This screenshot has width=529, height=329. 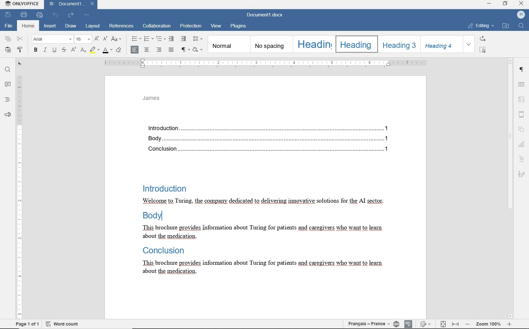 What do you see at coordinates (24, 14) in the screenshot?
I see `PRINT` at bounding box center [24, 14].